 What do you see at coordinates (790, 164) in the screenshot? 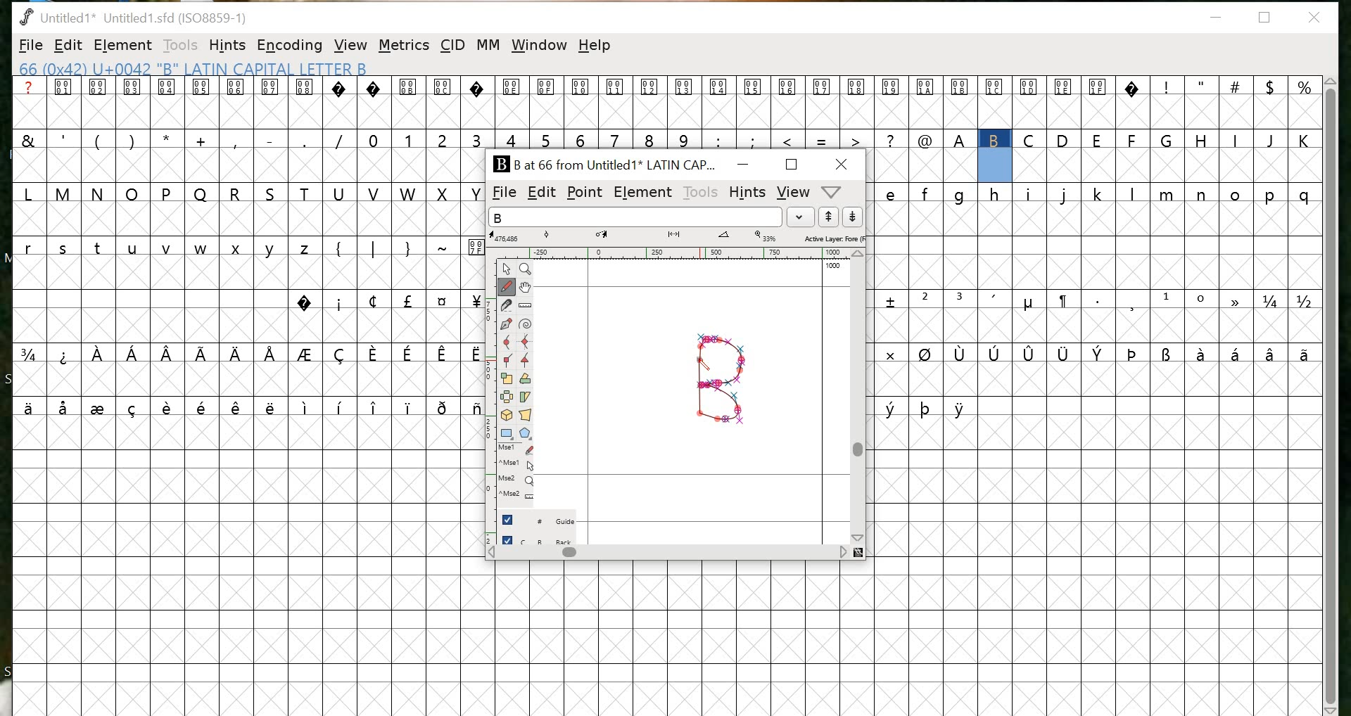
I see `maximize` at bounding box center [790, 164].